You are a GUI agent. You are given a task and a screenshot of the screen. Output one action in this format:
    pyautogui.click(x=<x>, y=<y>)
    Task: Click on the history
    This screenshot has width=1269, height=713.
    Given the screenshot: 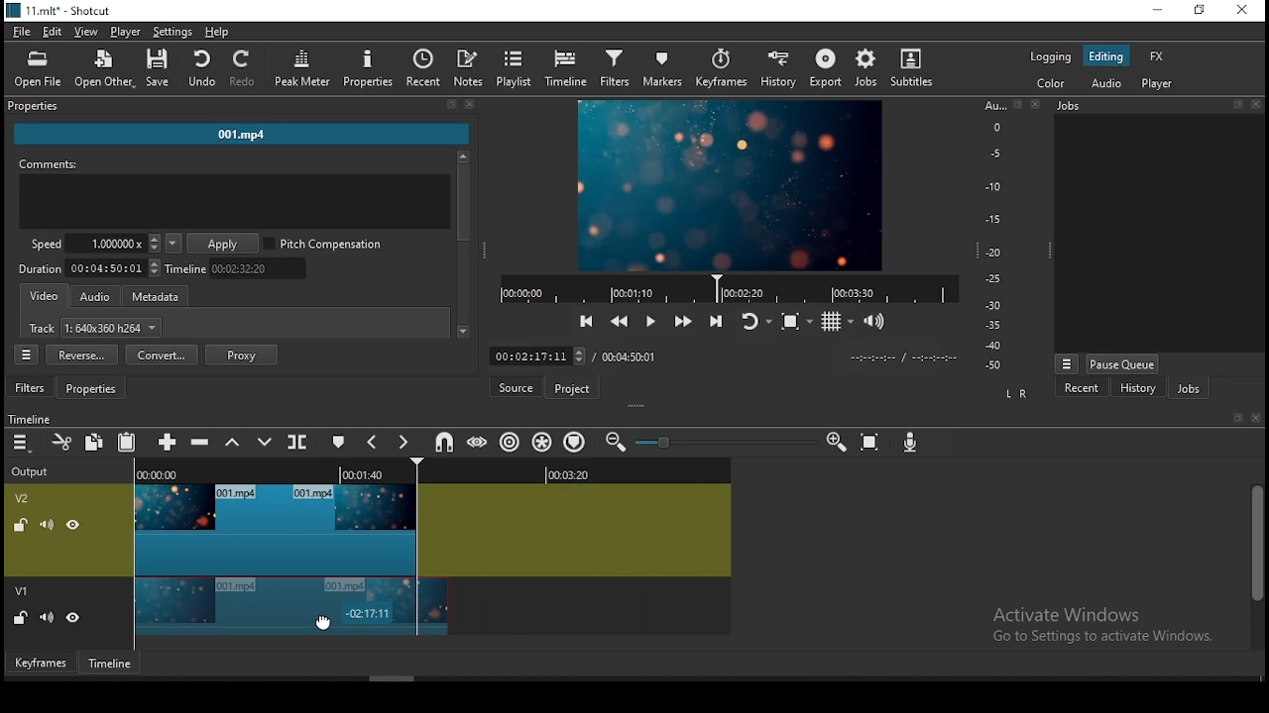 What is the action you would take?
    pyautogui.click(x=783, y=69)
    